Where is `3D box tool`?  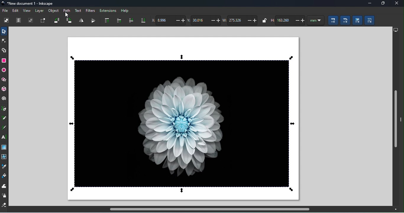
3D box tool is located at coordinates (4, 89).